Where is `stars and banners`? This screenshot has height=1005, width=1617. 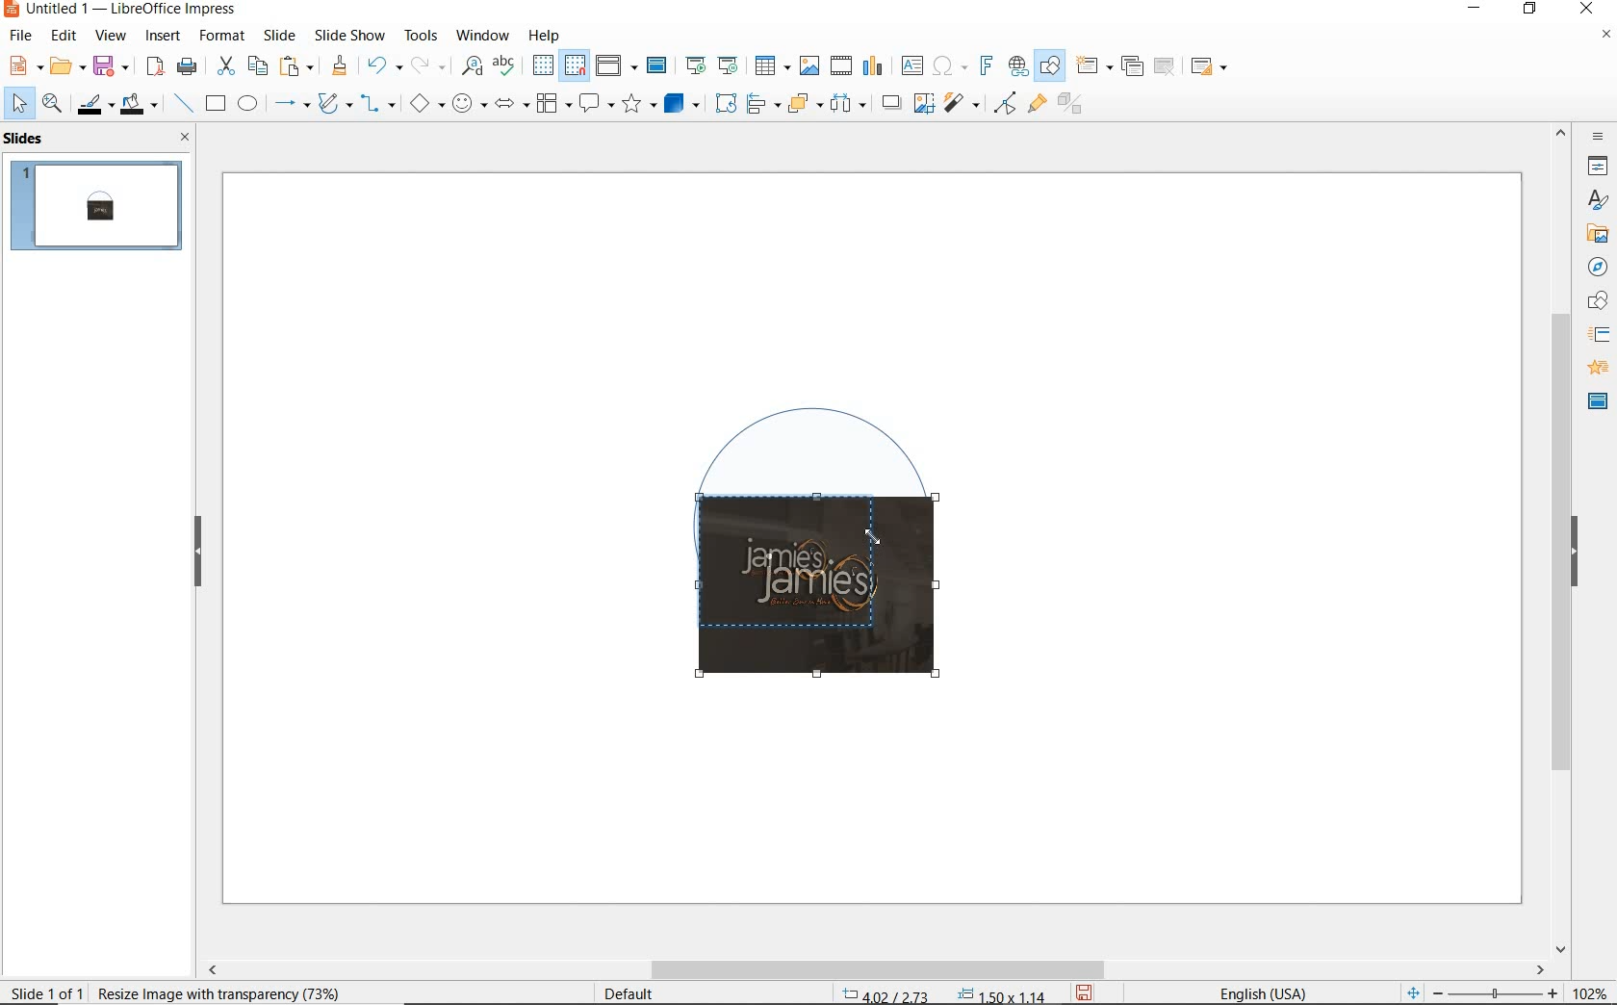
stars and banners is located at coordinates (638, 106).